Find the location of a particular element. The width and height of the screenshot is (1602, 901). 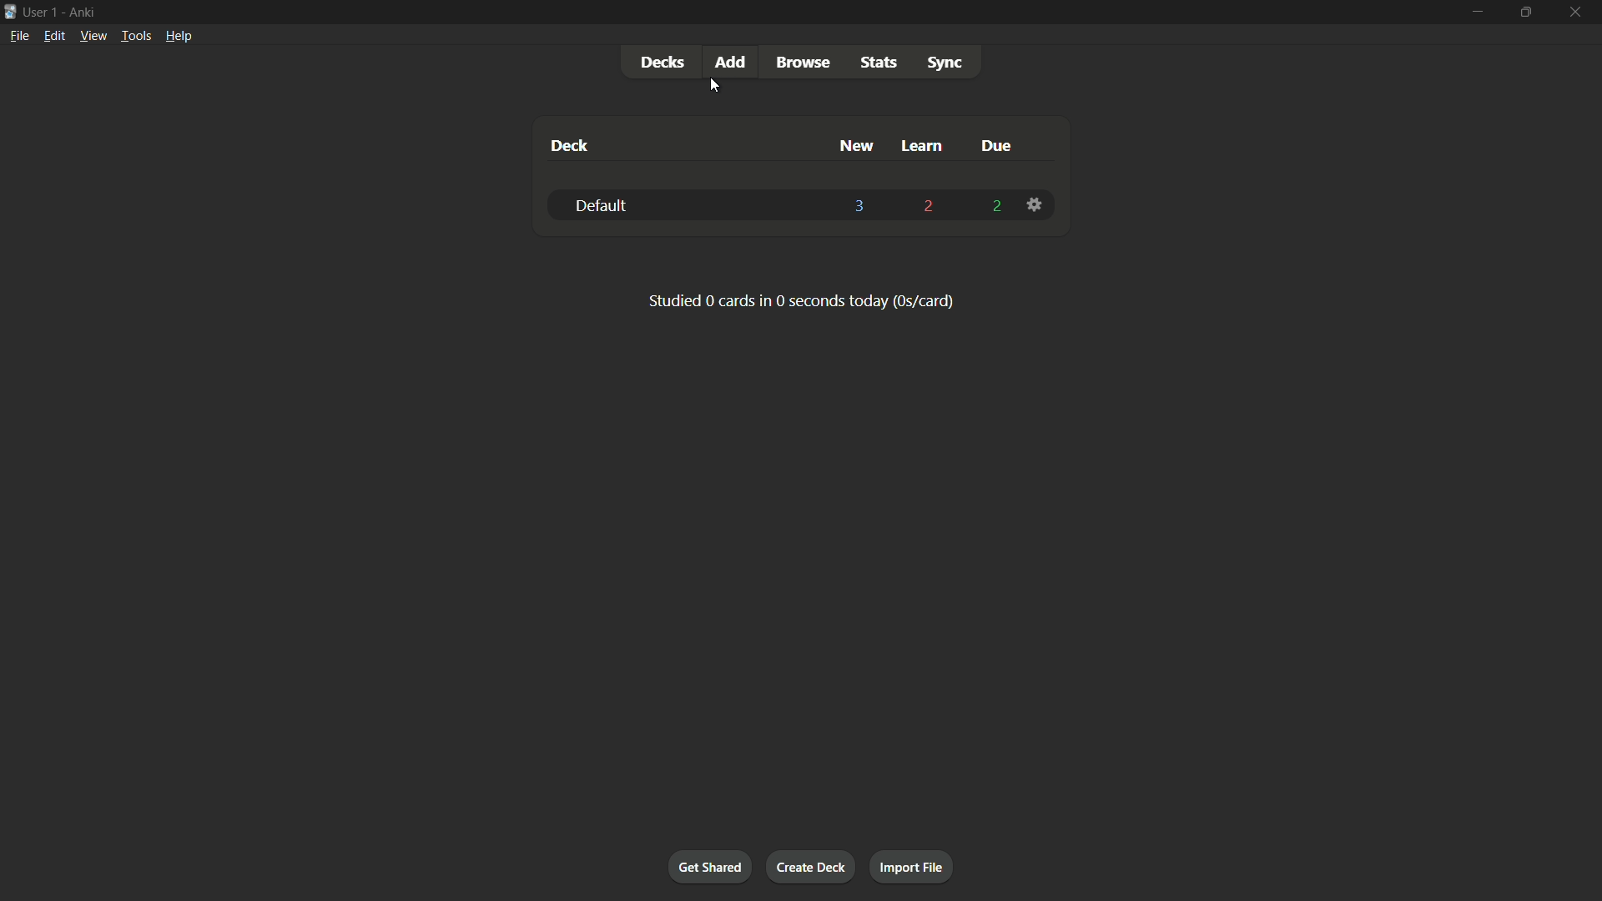

settings is located at coordinates (1037, 205).